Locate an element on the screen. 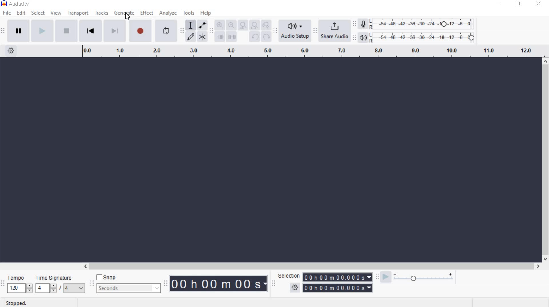 This screenshot has height=307, width=549. Transport toolbar is located at coordinates (3, 32).